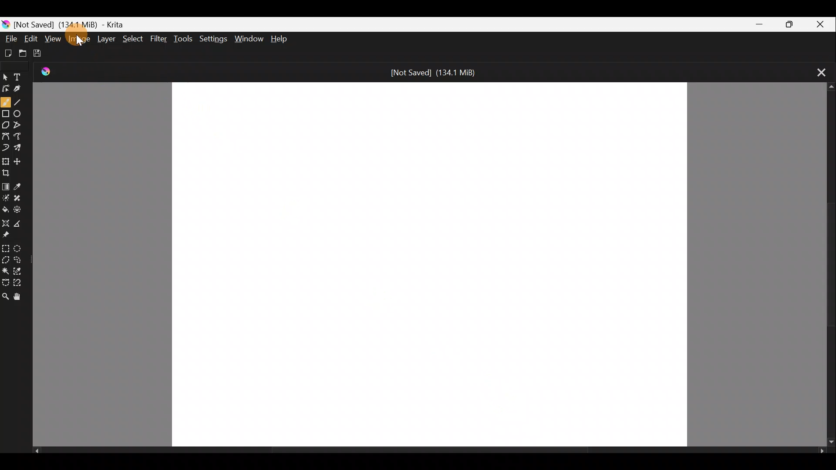 The width and height of the screenshot is (836, 470). What do you see at coordinates (6, 261) in the screenshot?
I see `Polygonal section tool` at bounding box center [6, 261].